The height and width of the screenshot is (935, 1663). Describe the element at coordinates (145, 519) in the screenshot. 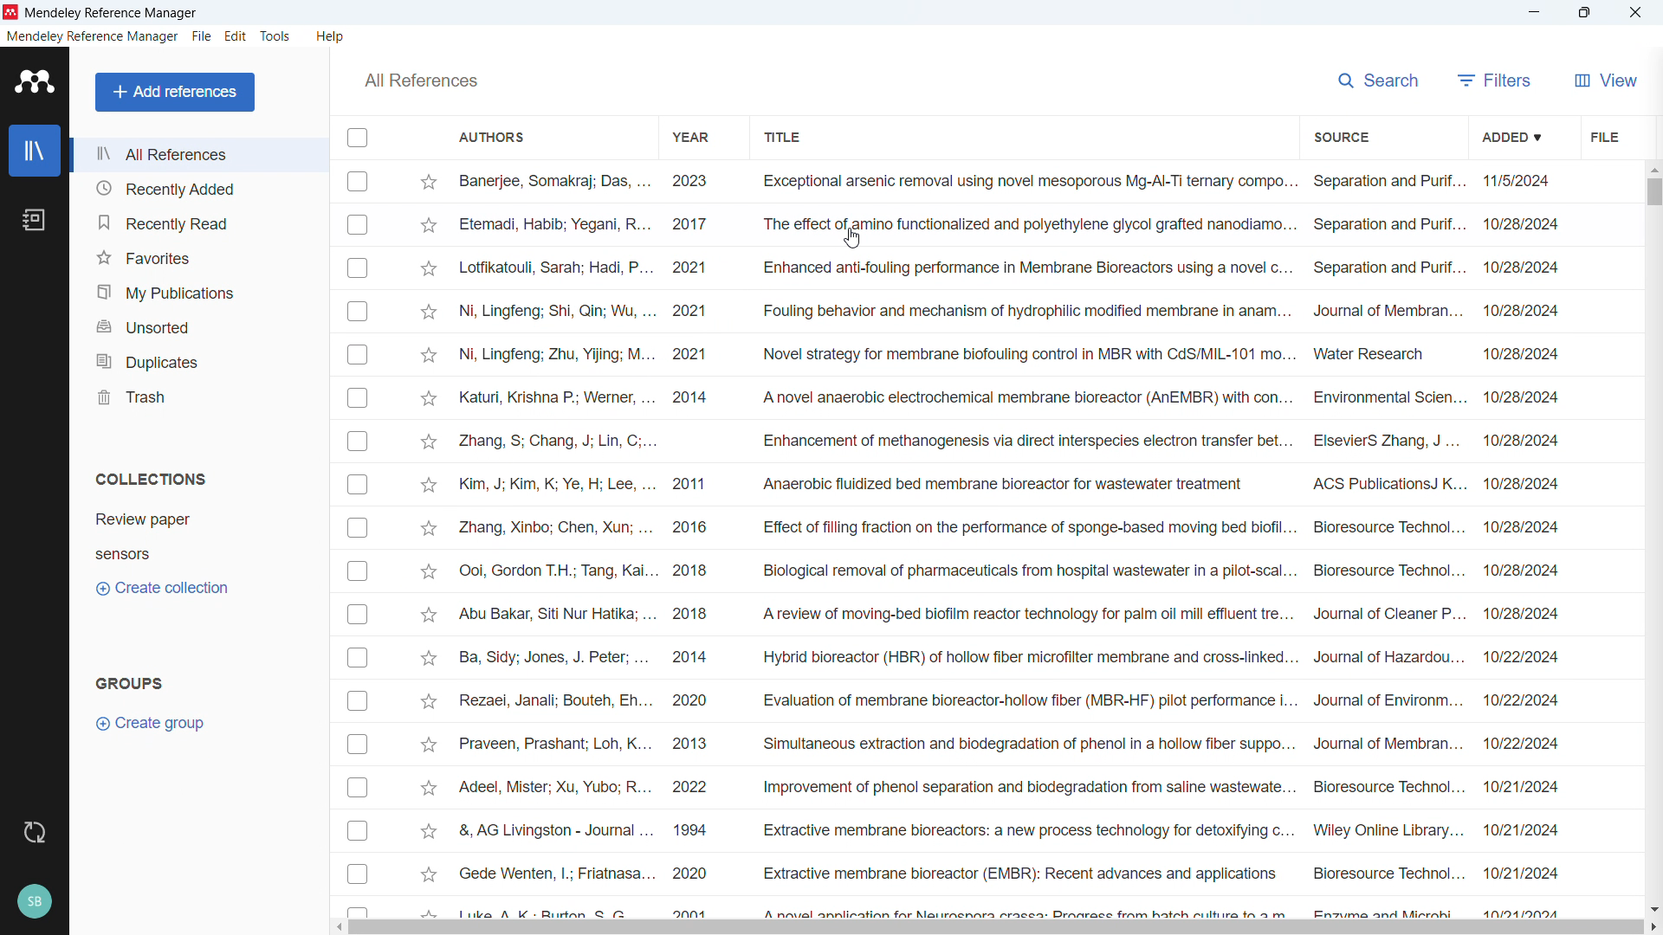

I see `Collection 1 ` at that location.